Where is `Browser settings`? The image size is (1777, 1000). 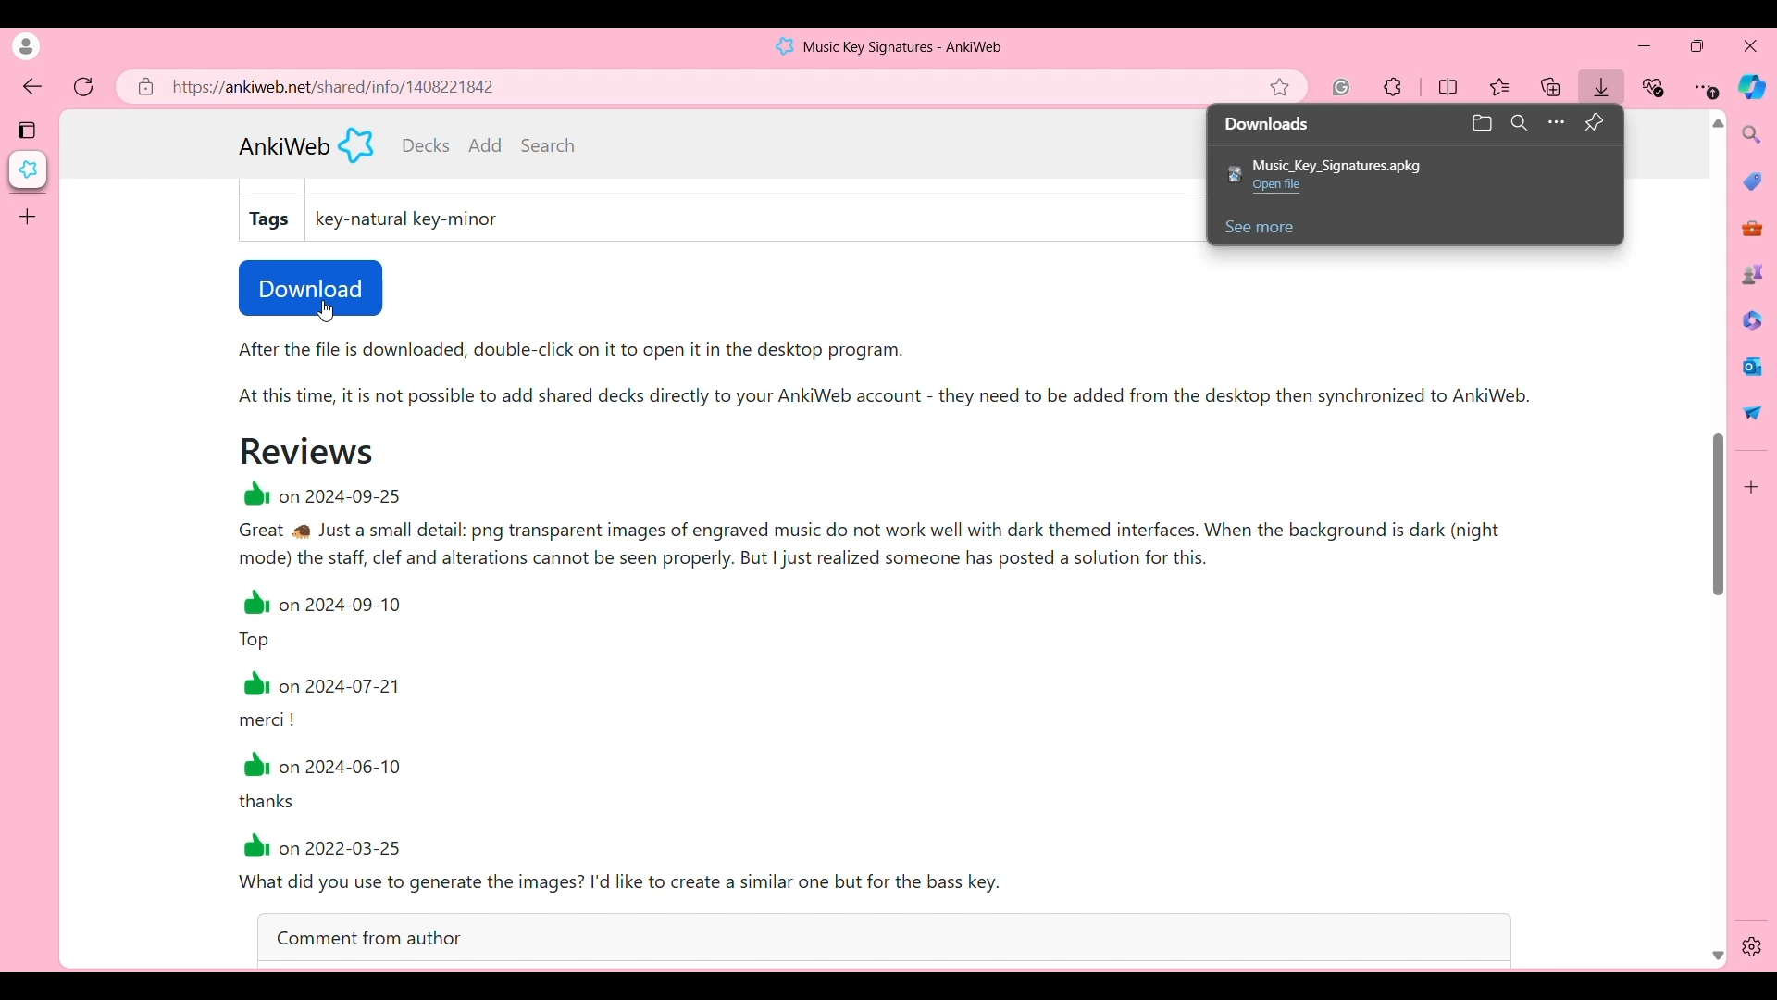
Browser settings is located at coordinates (1706, 87).